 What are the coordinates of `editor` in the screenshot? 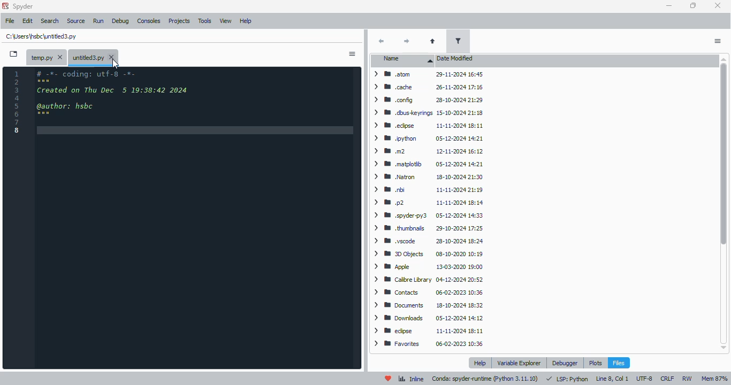 It's located at (196, 218).